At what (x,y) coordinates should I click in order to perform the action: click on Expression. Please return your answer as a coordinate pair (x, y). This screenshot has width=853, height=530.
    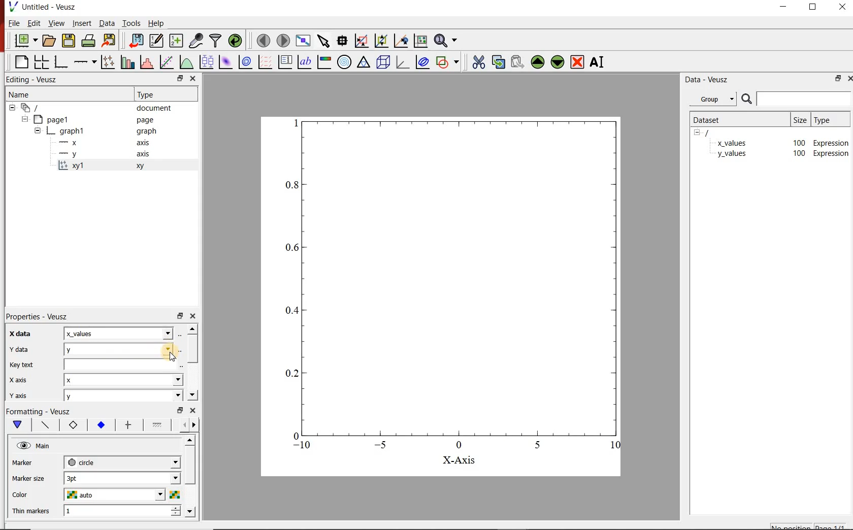
    Looking at the image, I should click on (831, 154).